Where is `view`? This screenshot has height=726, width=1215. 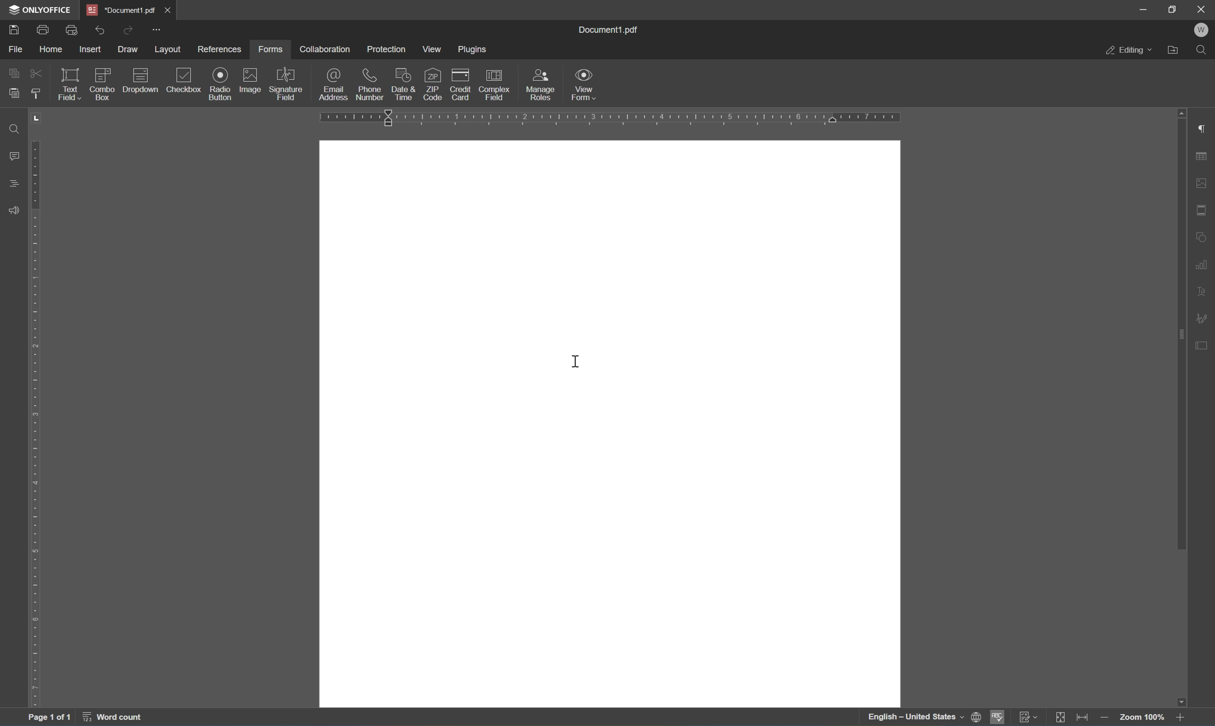 view is located at coordinates (435, 50).